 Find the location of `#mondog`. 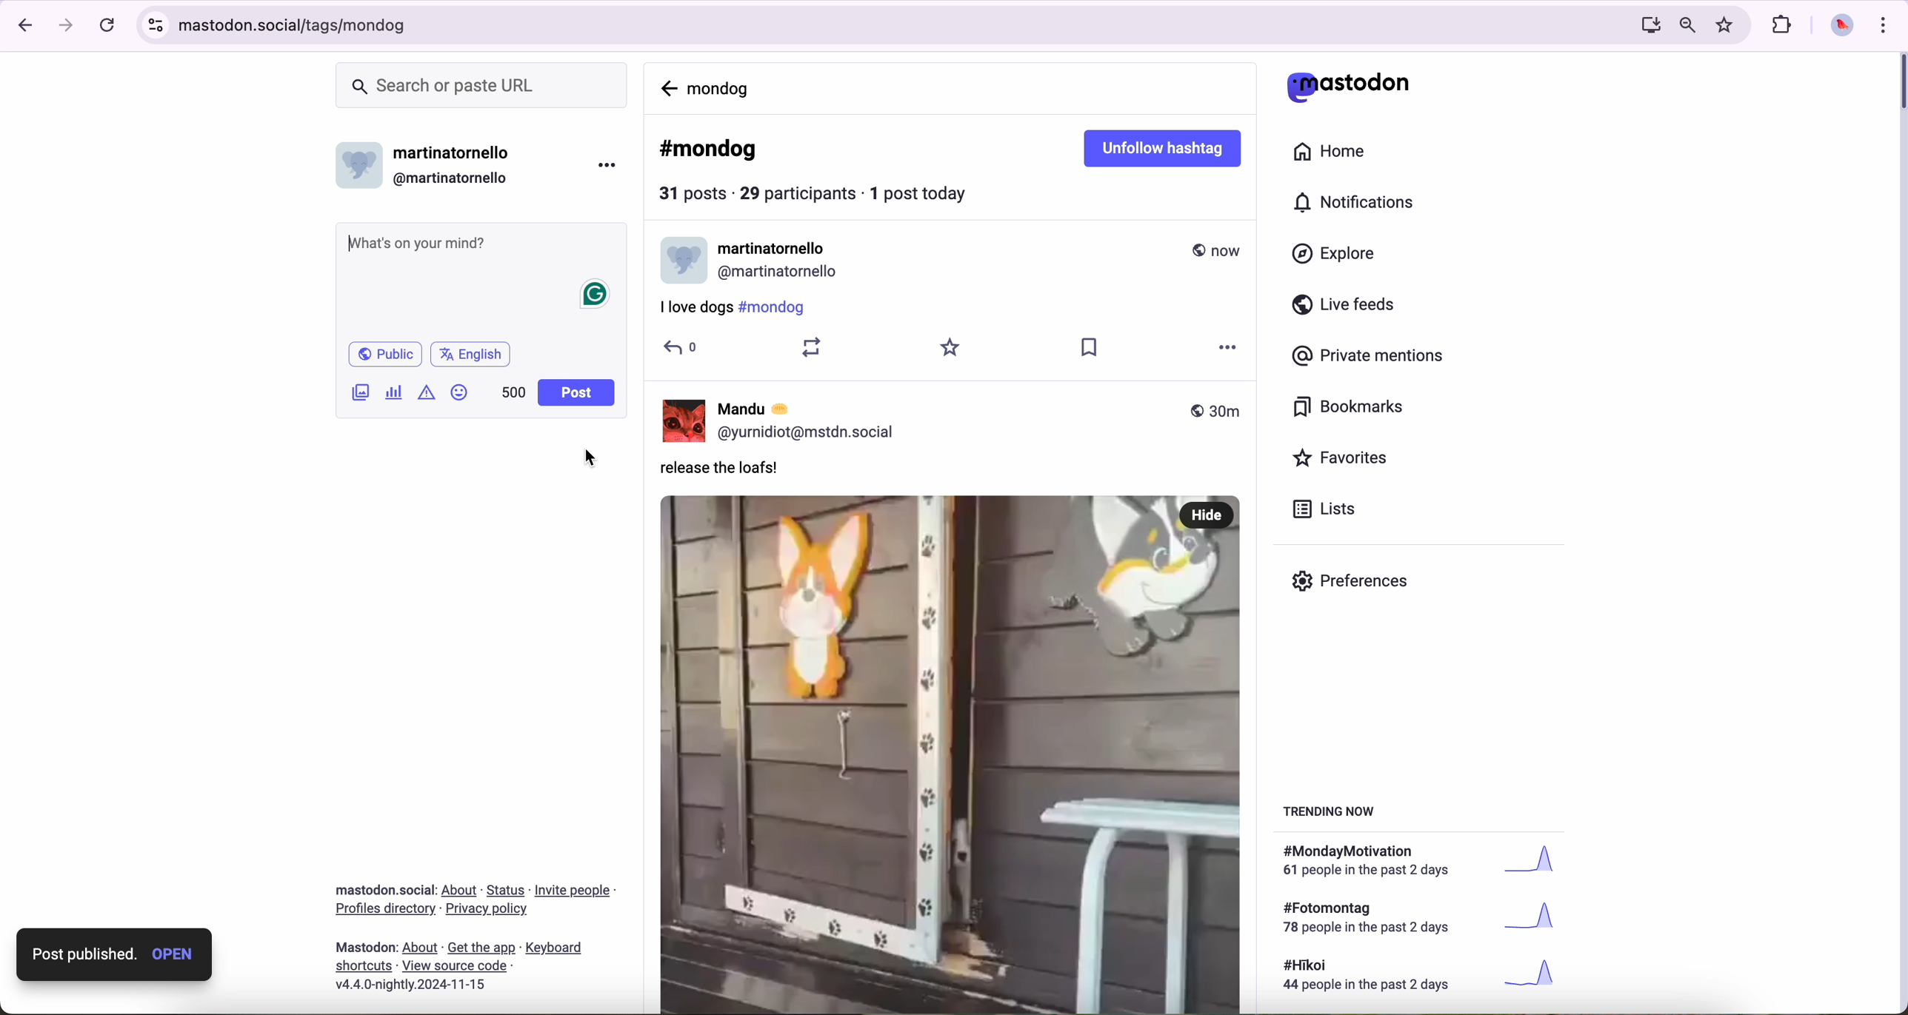

#mondog is located at coordinates (710, 150).